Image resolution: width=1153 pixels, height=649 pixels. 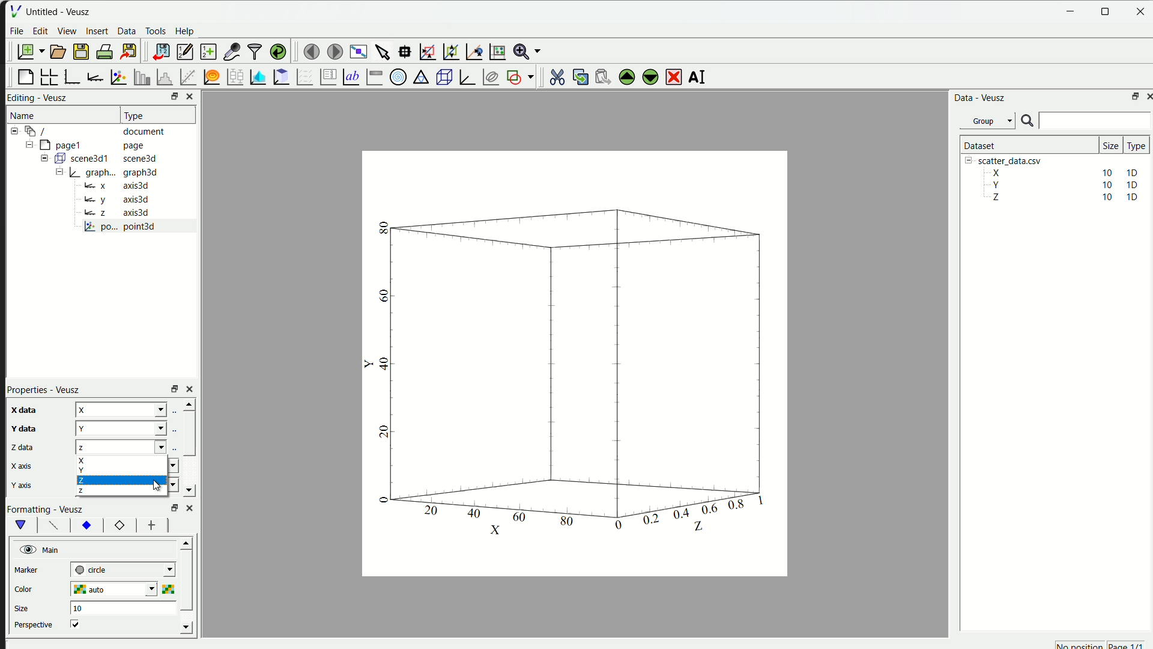 I want to click on | File, so click(x=14, y=10).